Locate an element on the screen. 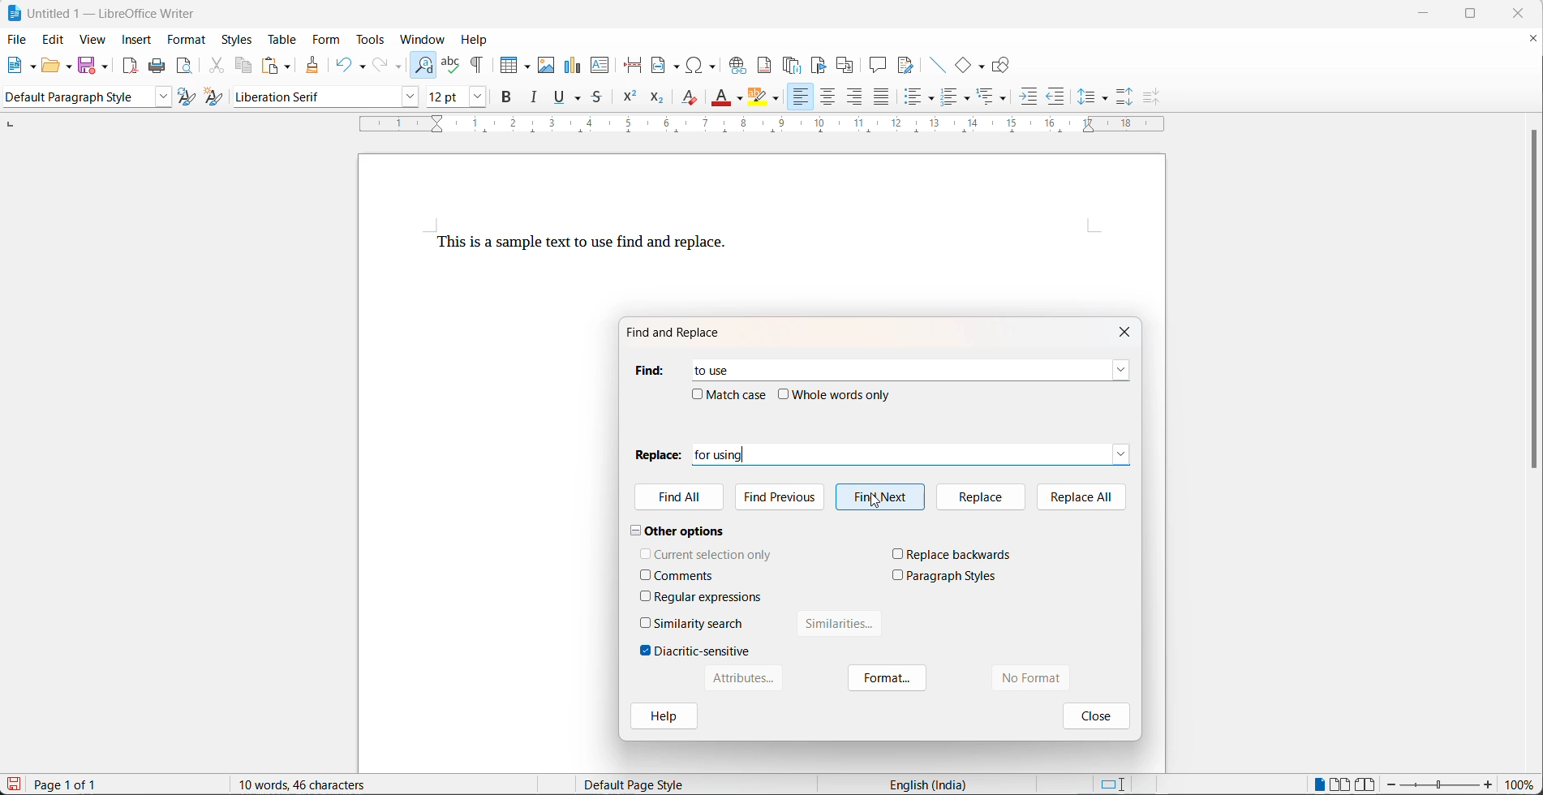 The height and width of the screenshot is (795, 1543). line spacing options is located at coordinates (1085, 97).